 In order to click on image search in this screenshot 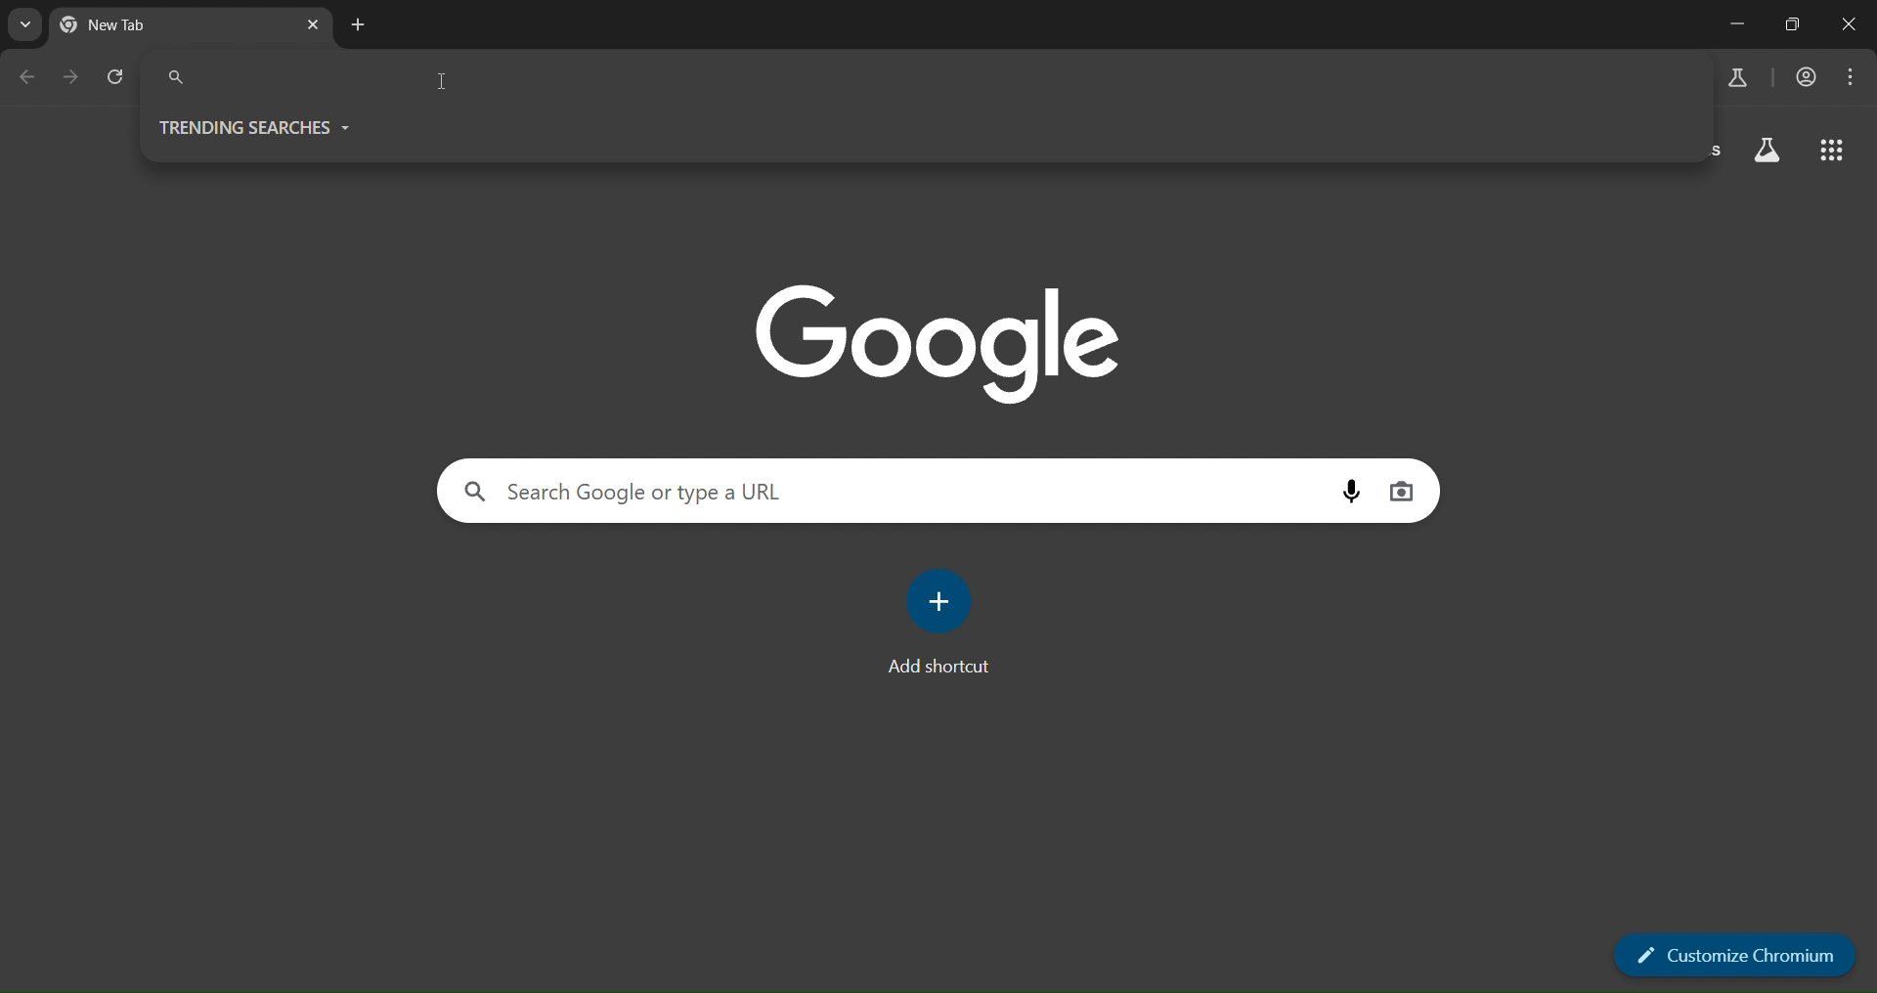, I will do `click(1407, 491)`.